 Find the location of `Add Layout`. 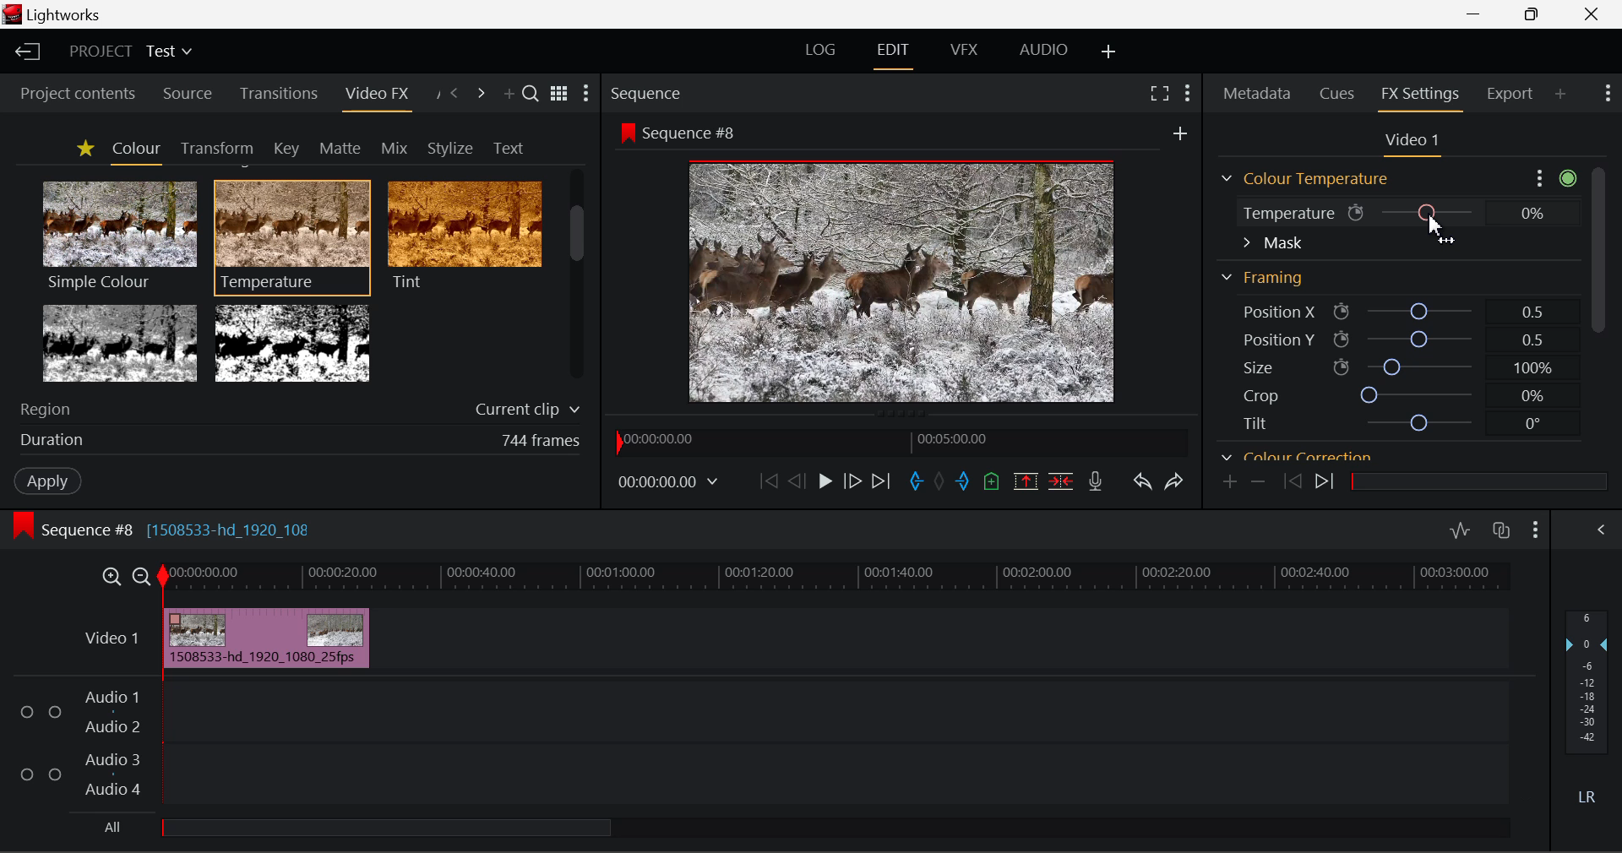

Add Layout is located at coordinates (1108, 52).